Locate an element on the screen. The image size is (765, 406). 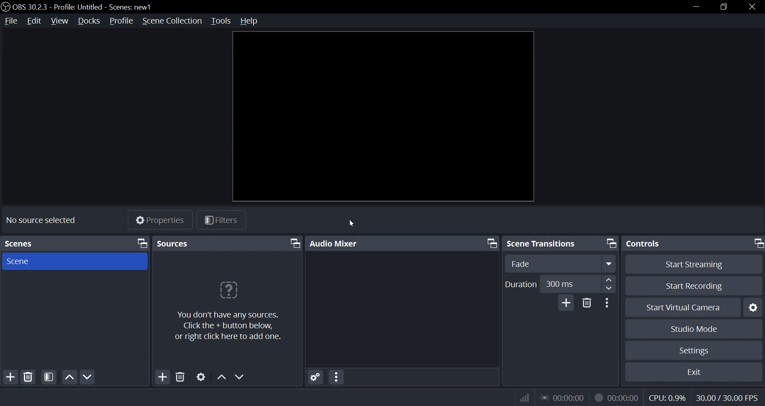
expand is located at coordinates (609, 263).